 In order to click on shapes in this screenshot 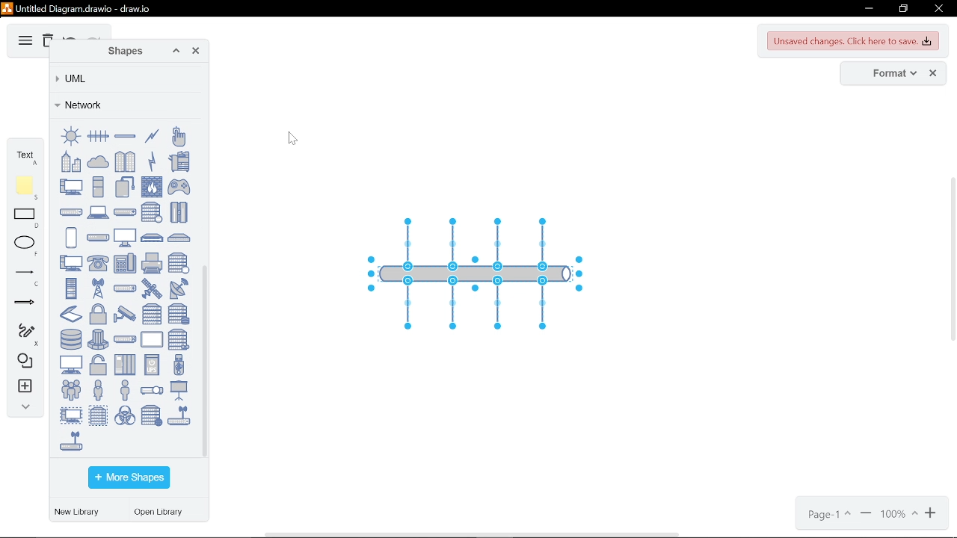, I will do `click(121, 52)`.